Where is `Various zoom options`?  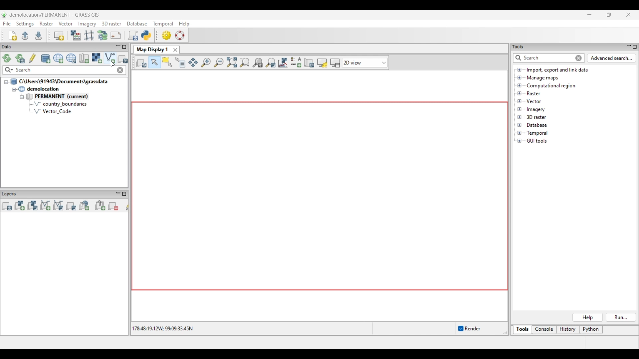
Various zoom options is located at coordinates (270, 62).